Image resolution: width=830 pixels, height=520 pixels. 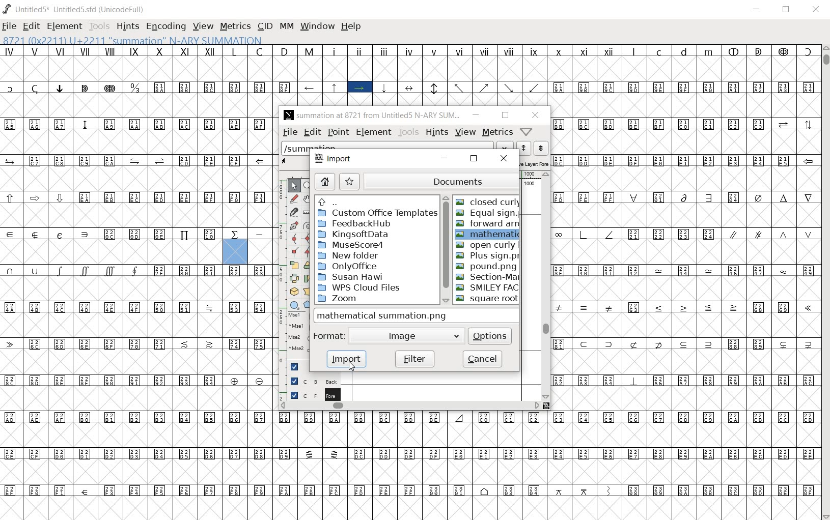 What do you see at coordinates (351, 276) in the screenshot?
I see `Susan Hawi` at bounding box center [351, 276].